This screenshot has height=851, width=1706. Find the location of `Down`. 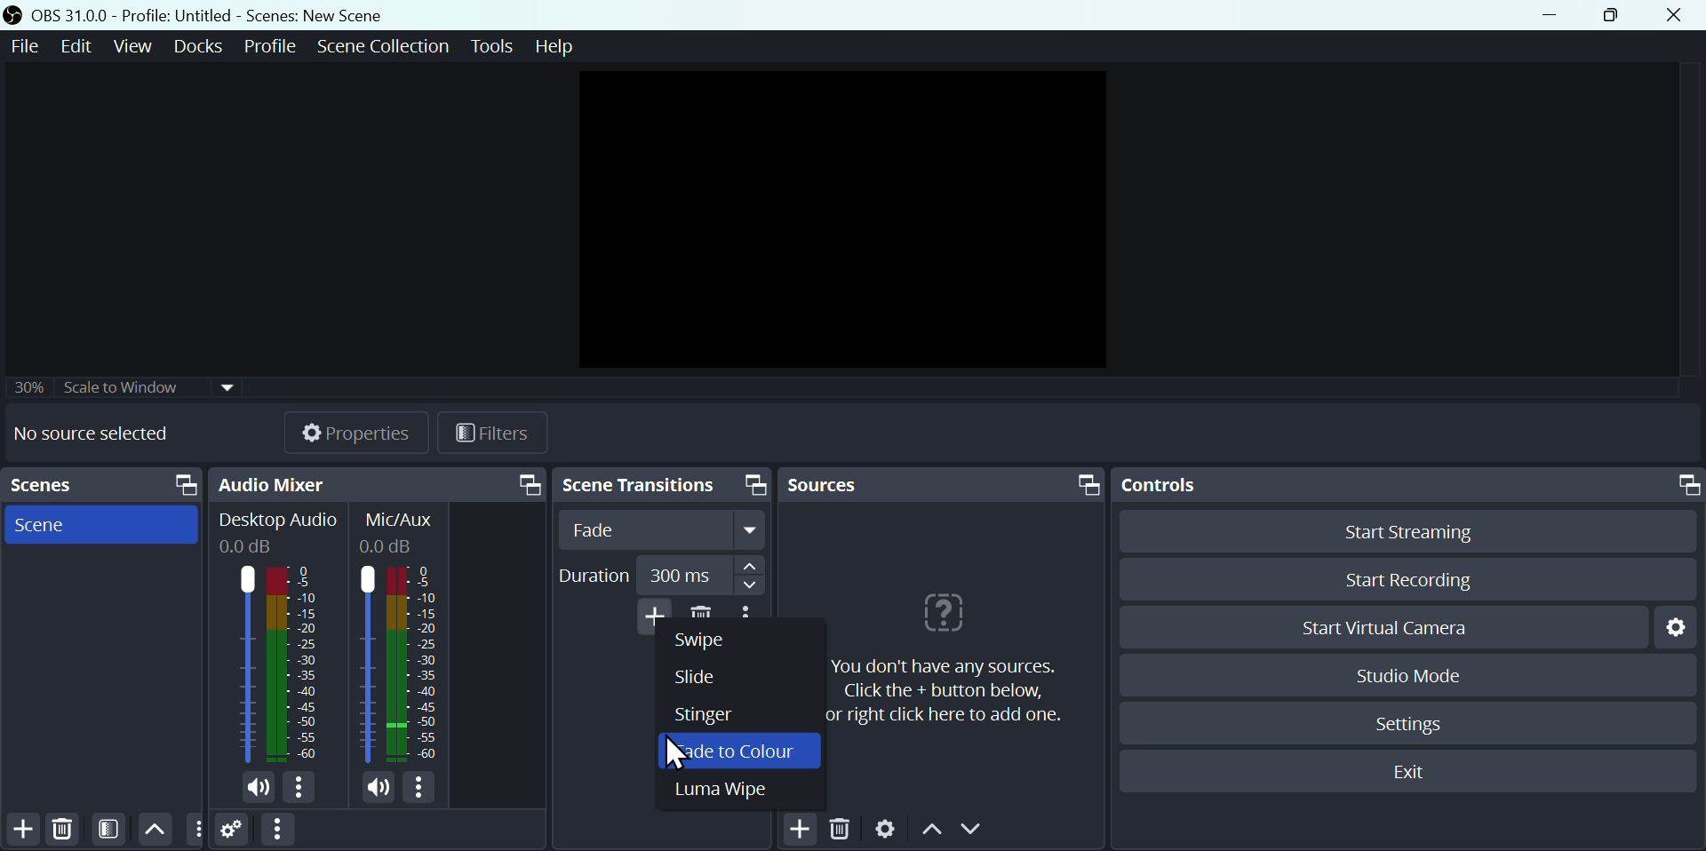

Down is located at coordinates (978, 831).